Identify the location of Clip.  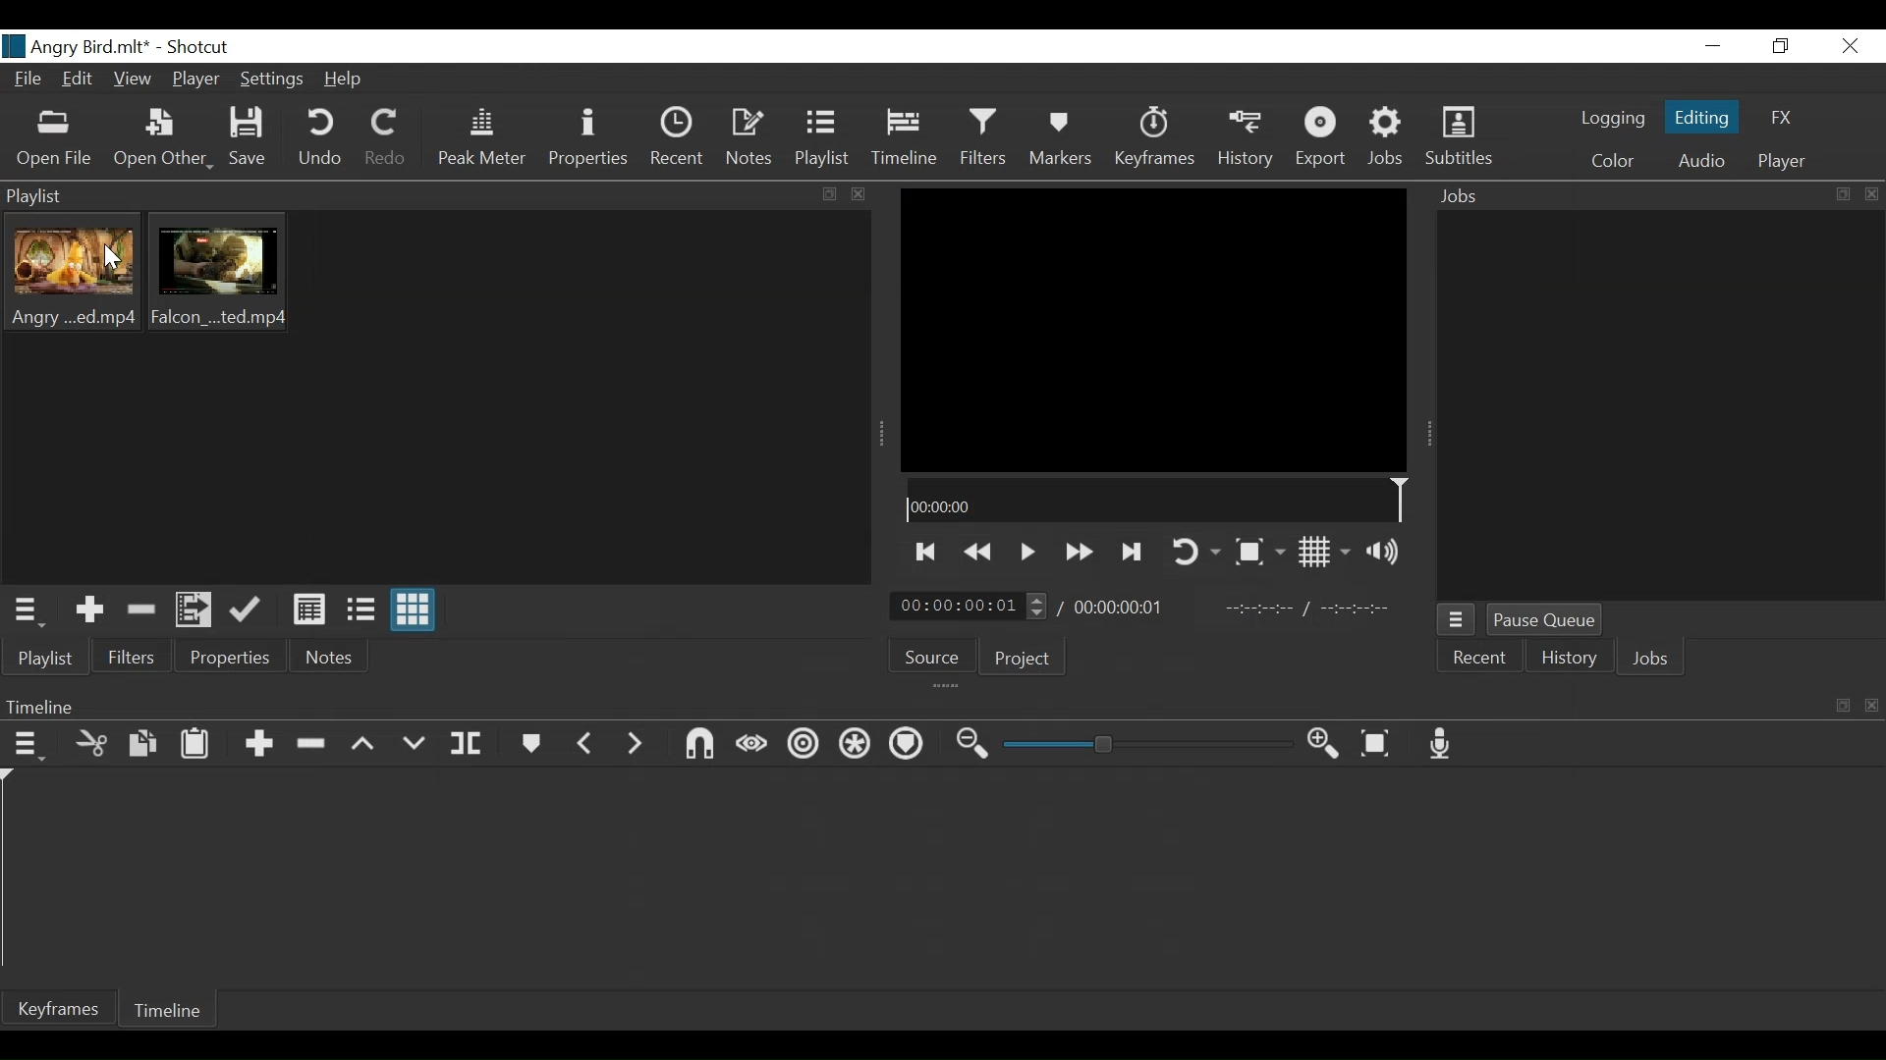
(219, 272).